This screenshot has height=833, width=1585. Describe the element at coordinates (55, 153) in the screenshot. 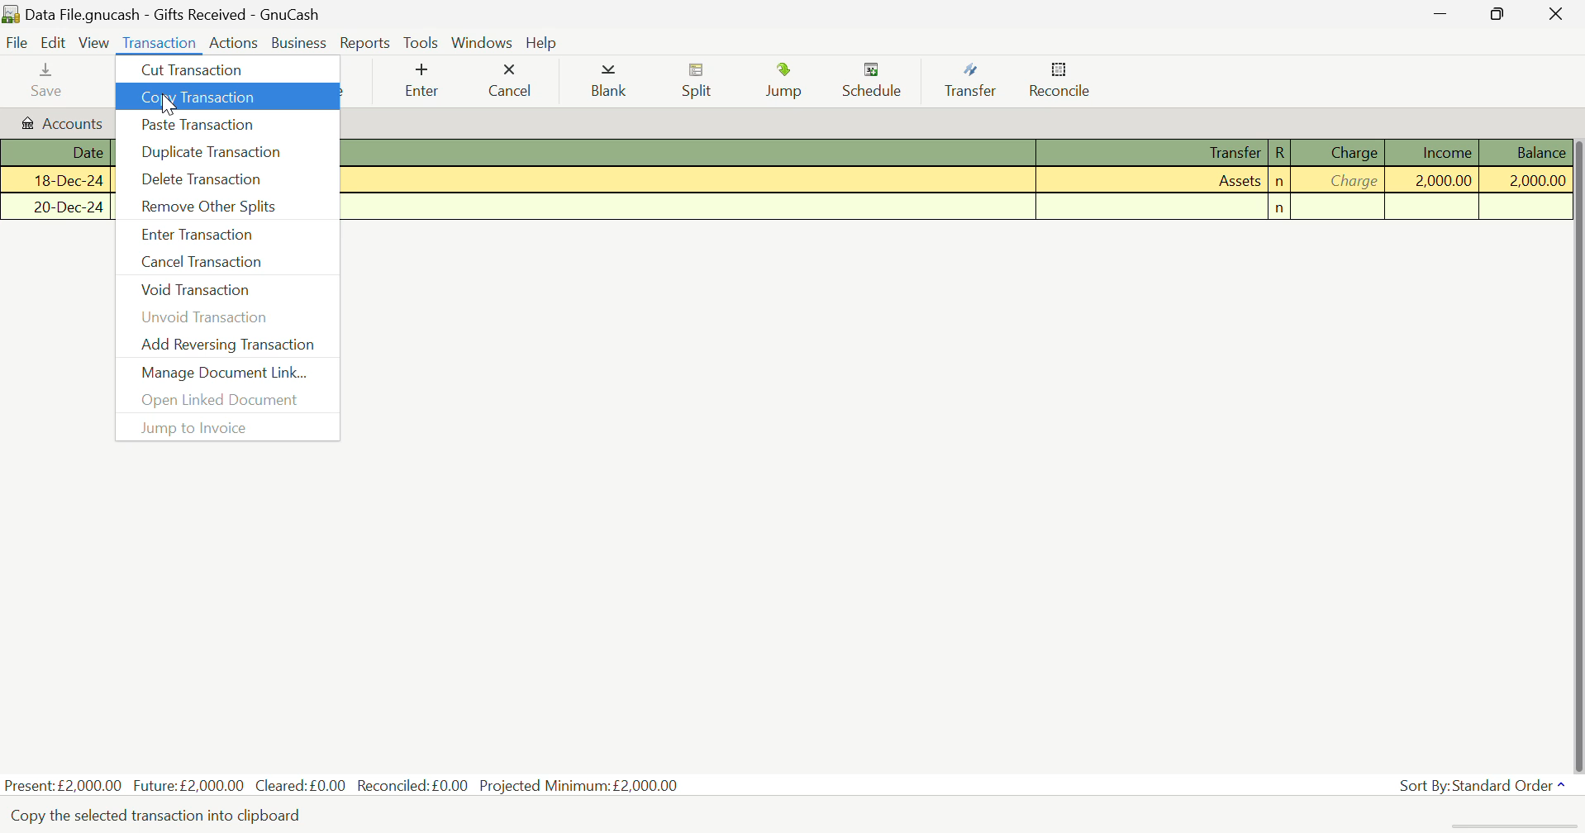

I see `Date` at that location.